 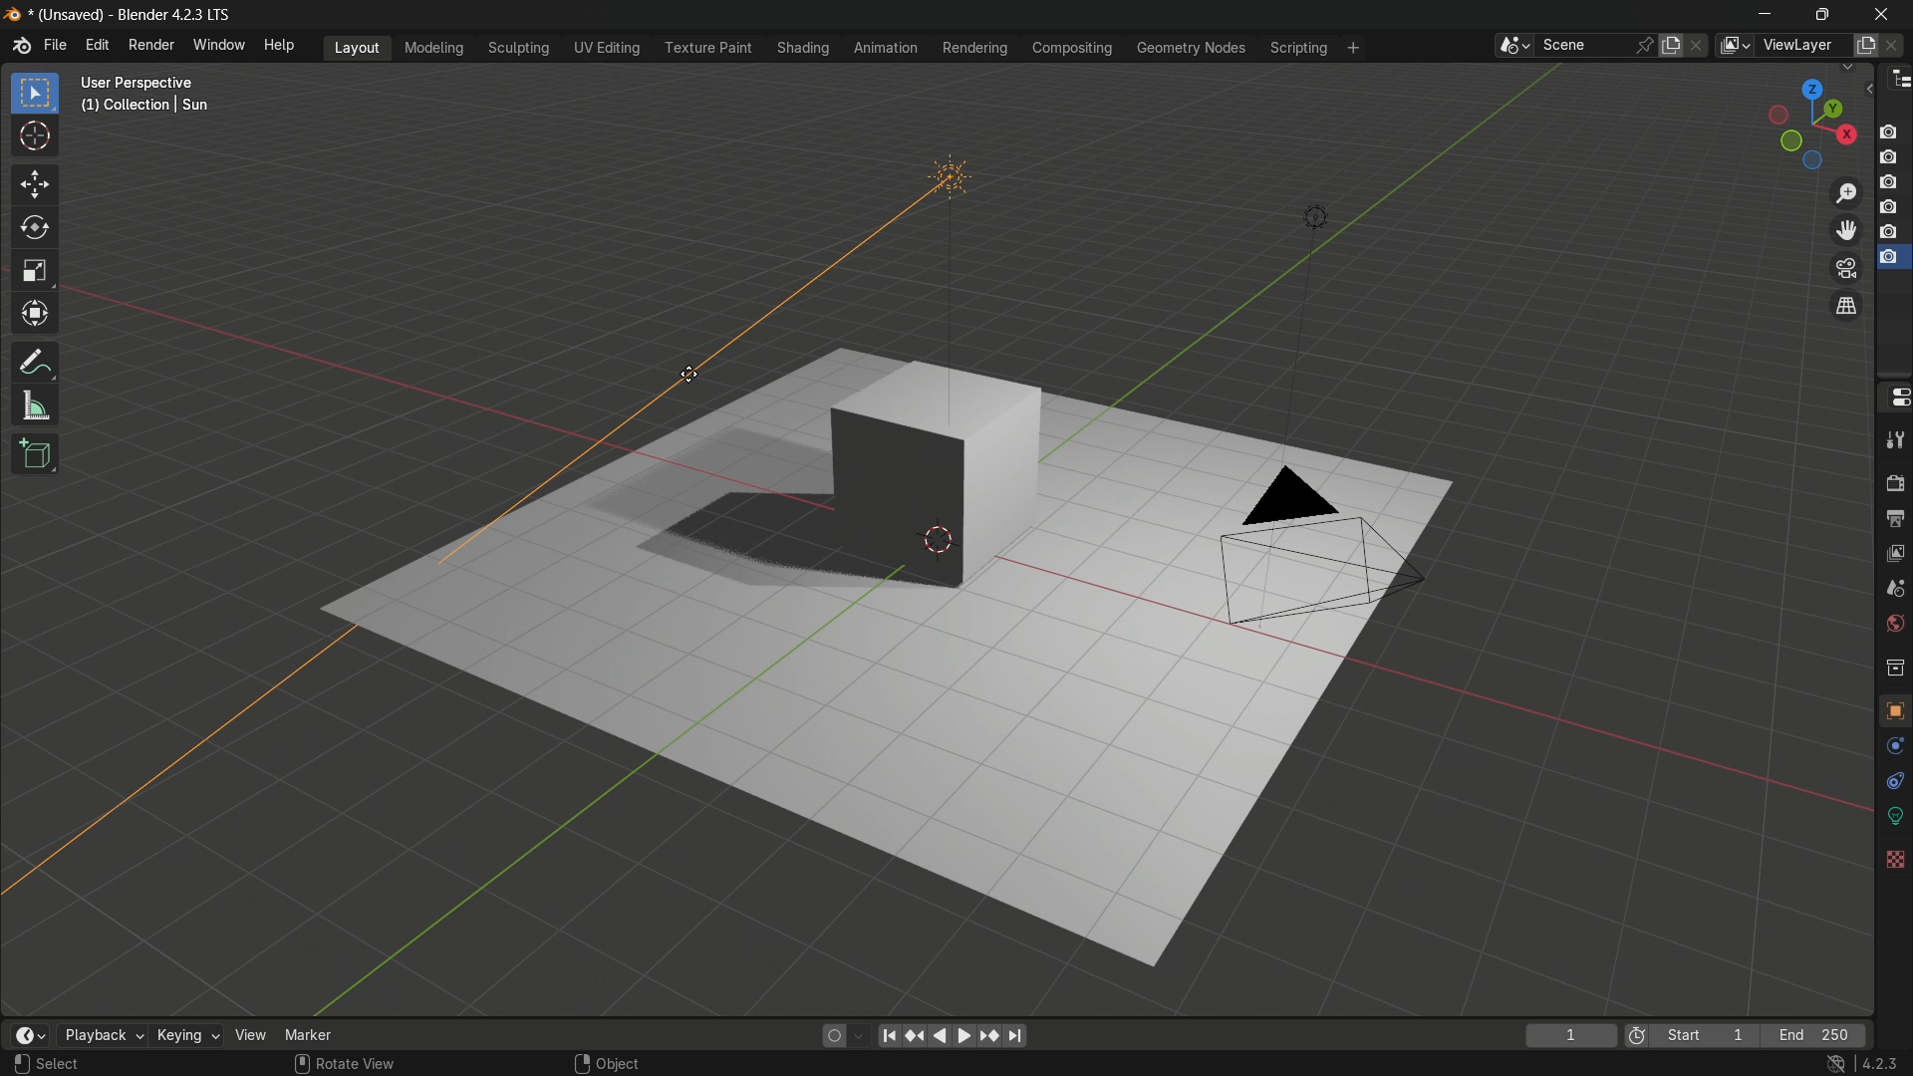 What do you see at coordinates (950, 252) in the screenshot?
I see `sunlight` at bounding box center [950, 252].